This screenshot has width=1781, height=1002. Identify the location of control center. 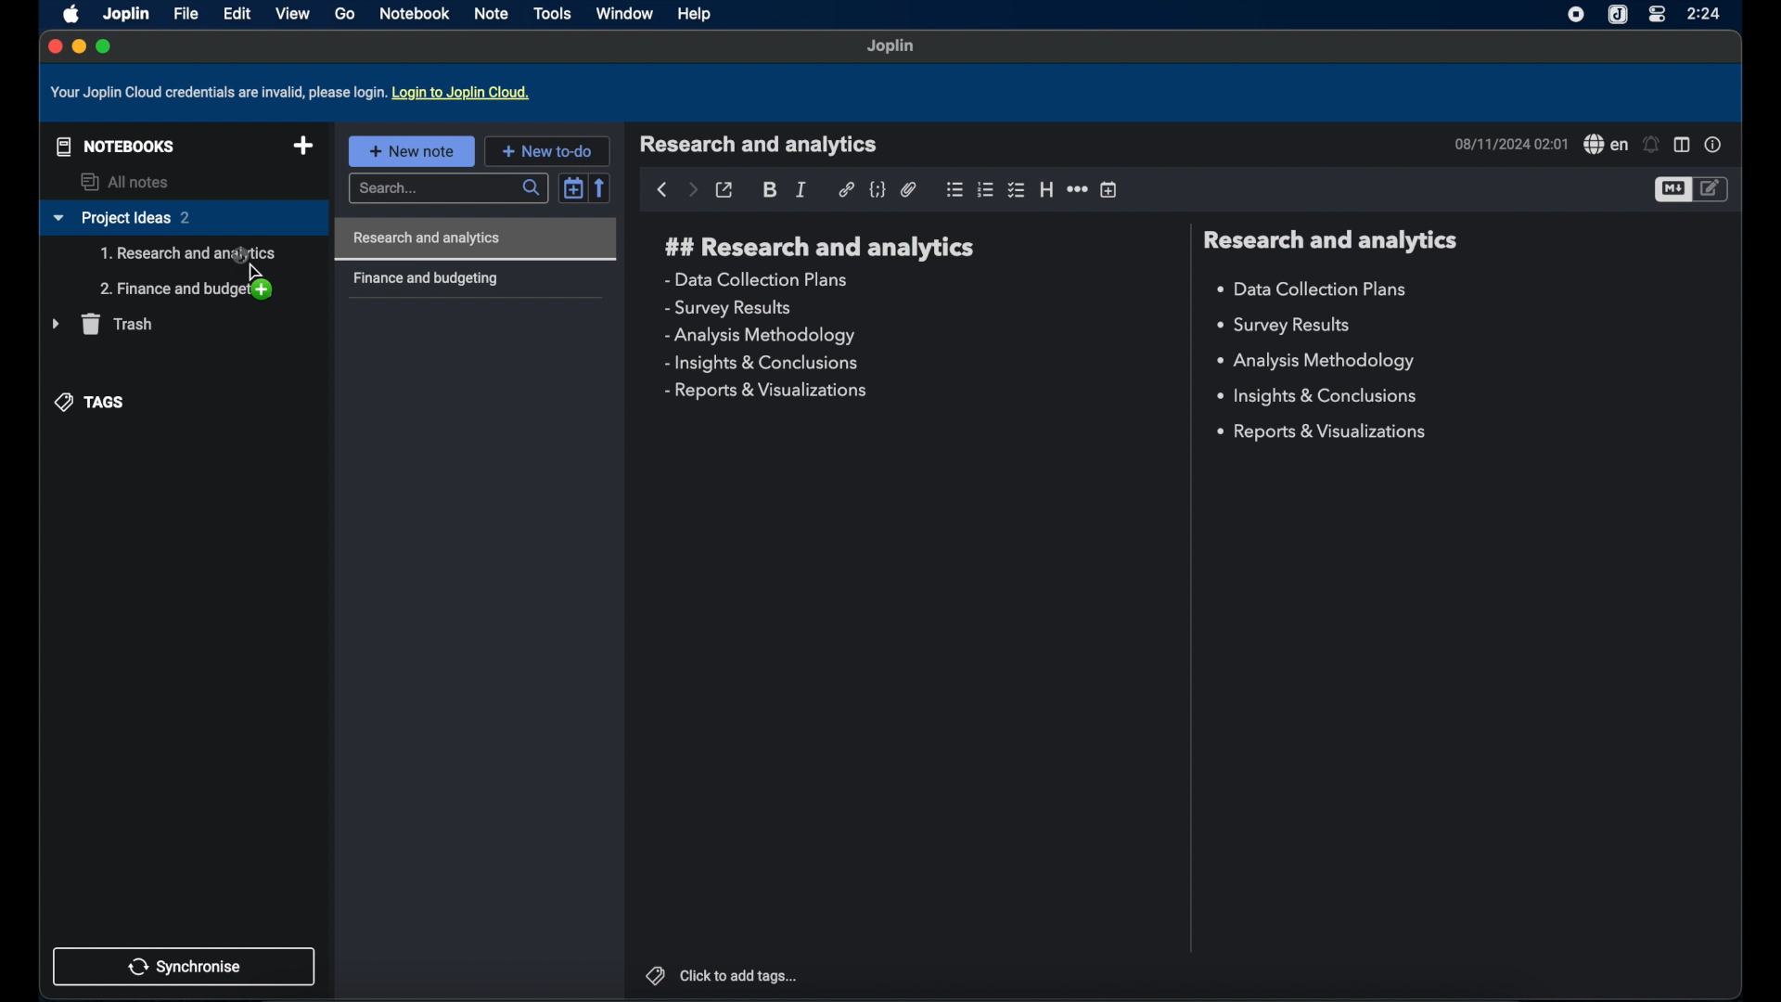
(1656, 15).